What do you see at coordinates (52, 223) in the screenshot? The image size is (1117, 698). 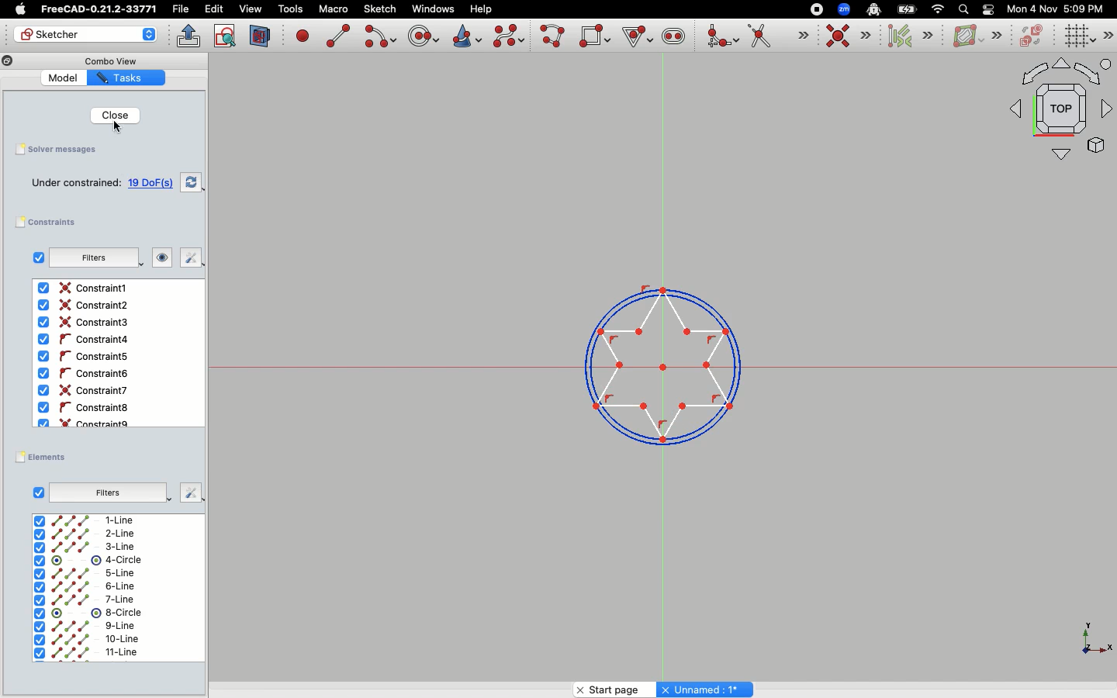 I see `Constraints` at bounding box center [52, 223].